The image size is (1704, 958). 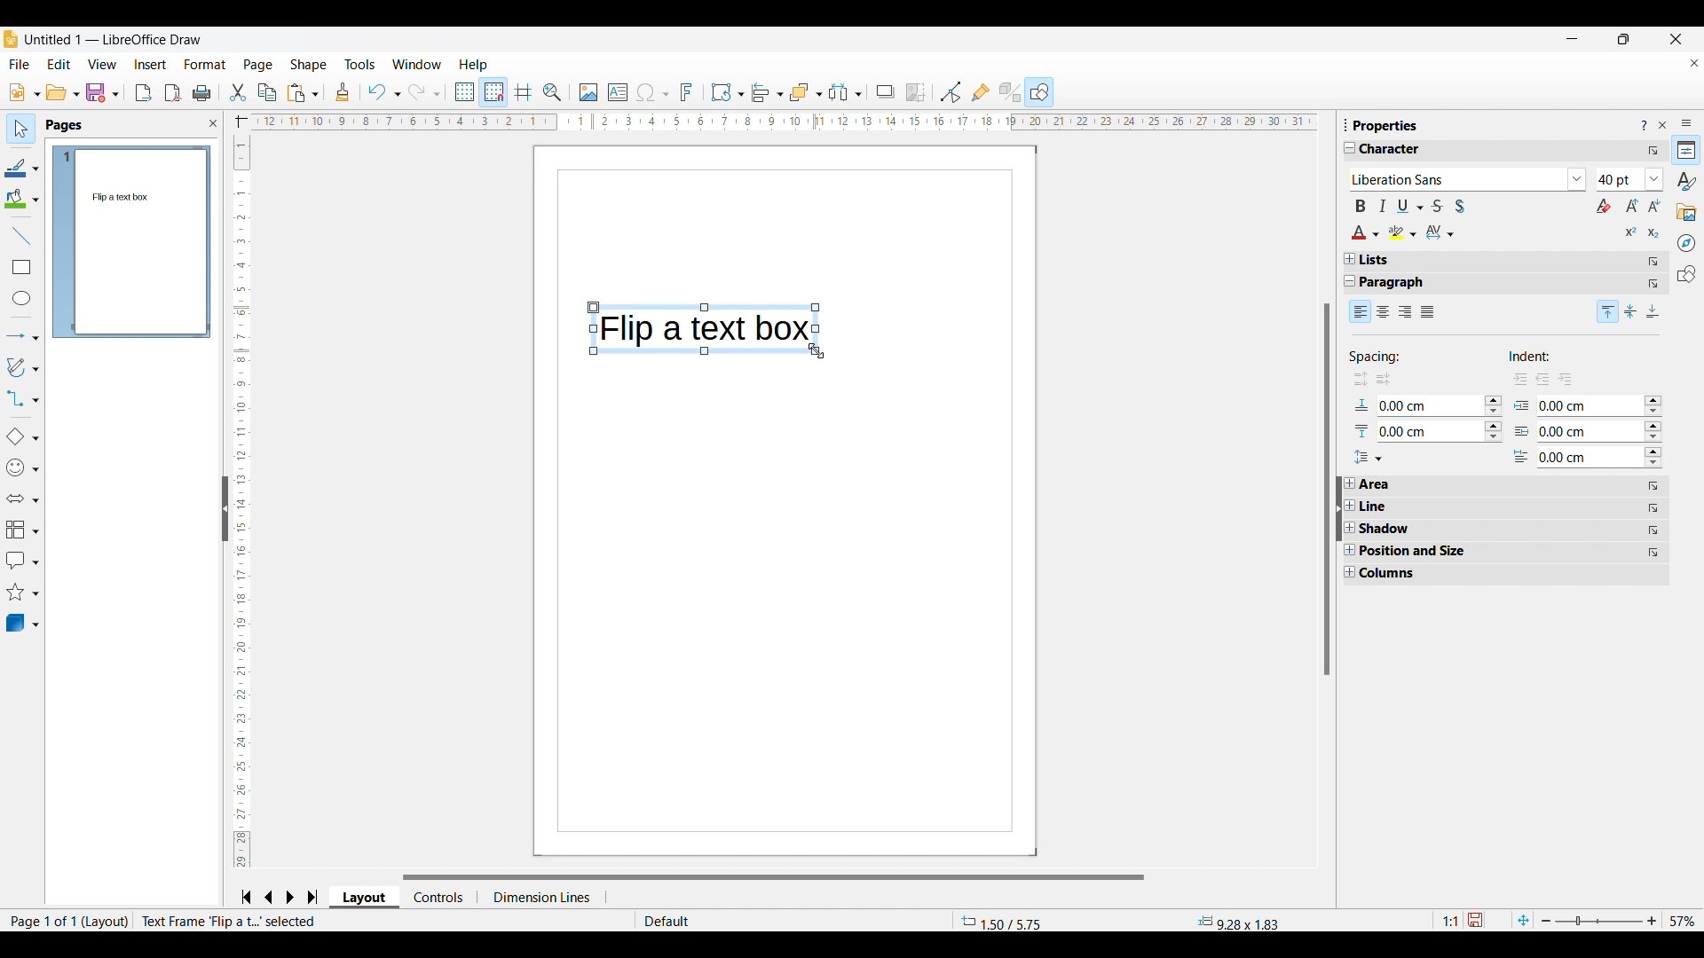 I want to click on Flip a text box, so click(x=700, y=325).